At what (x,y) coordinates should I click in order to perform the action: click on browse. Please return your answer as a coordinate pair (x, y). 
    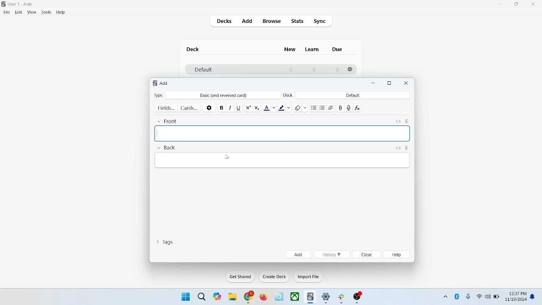
    Looking at the image, I should click on (271, 21).